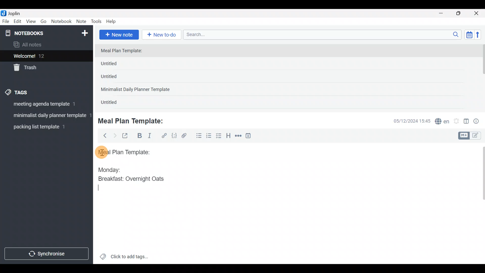  I want to click on Edit, so click(18, 22).